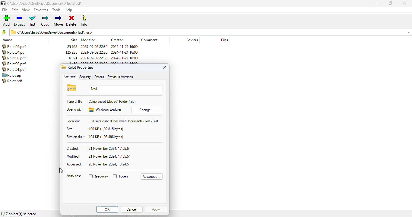  I want to click on apply, so click(156, 209).